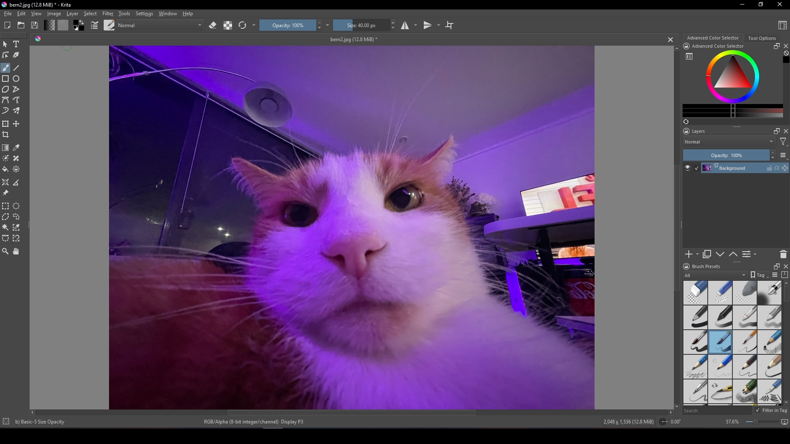 Image resolution: width=790 pixels, height=444 pixels. I want to click on Brush style preset panel, so click(733, 343).